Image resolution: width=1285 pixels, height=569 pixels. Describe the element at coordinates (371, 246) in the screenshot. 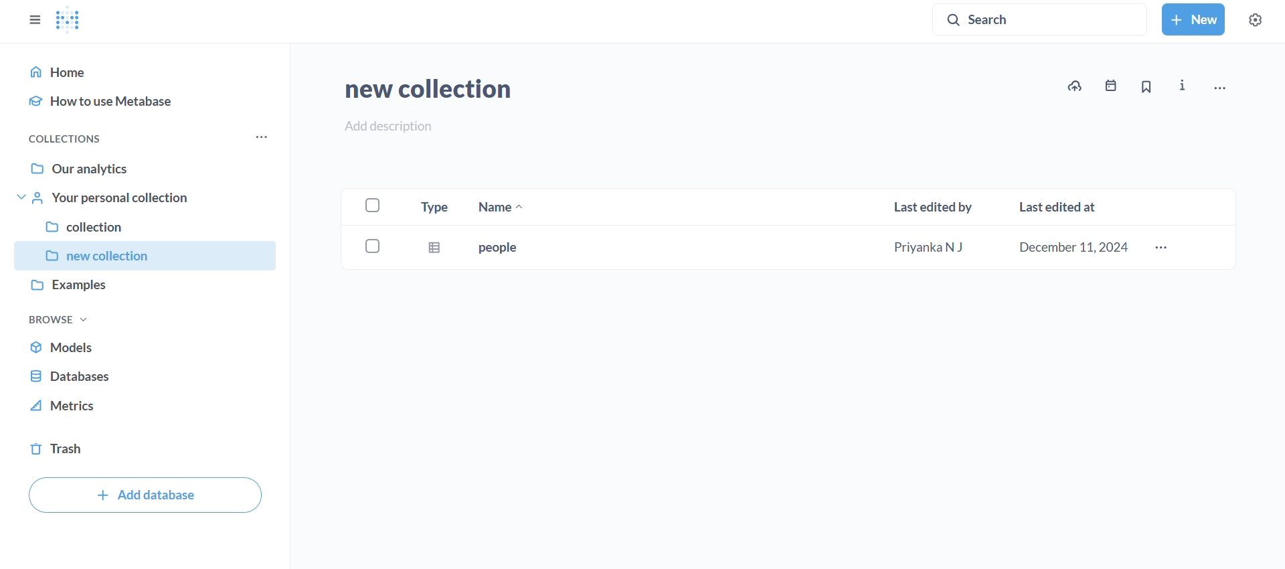

I see `checkbox` at that location.